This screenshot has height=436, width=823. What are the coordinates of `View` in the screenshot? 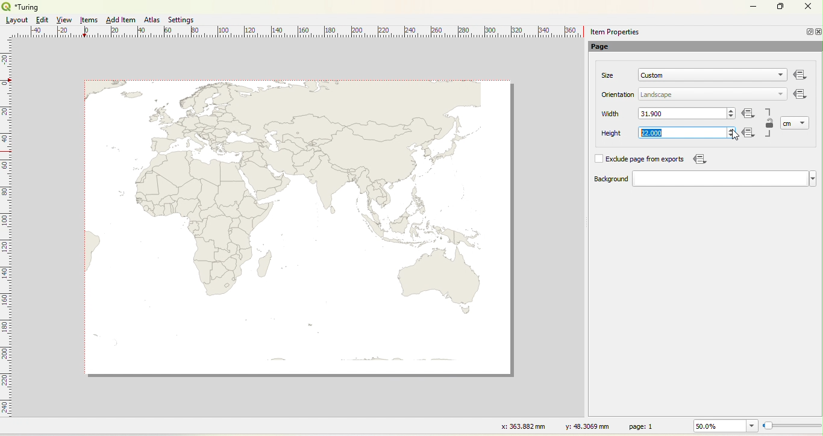 It's located at (65, 20).